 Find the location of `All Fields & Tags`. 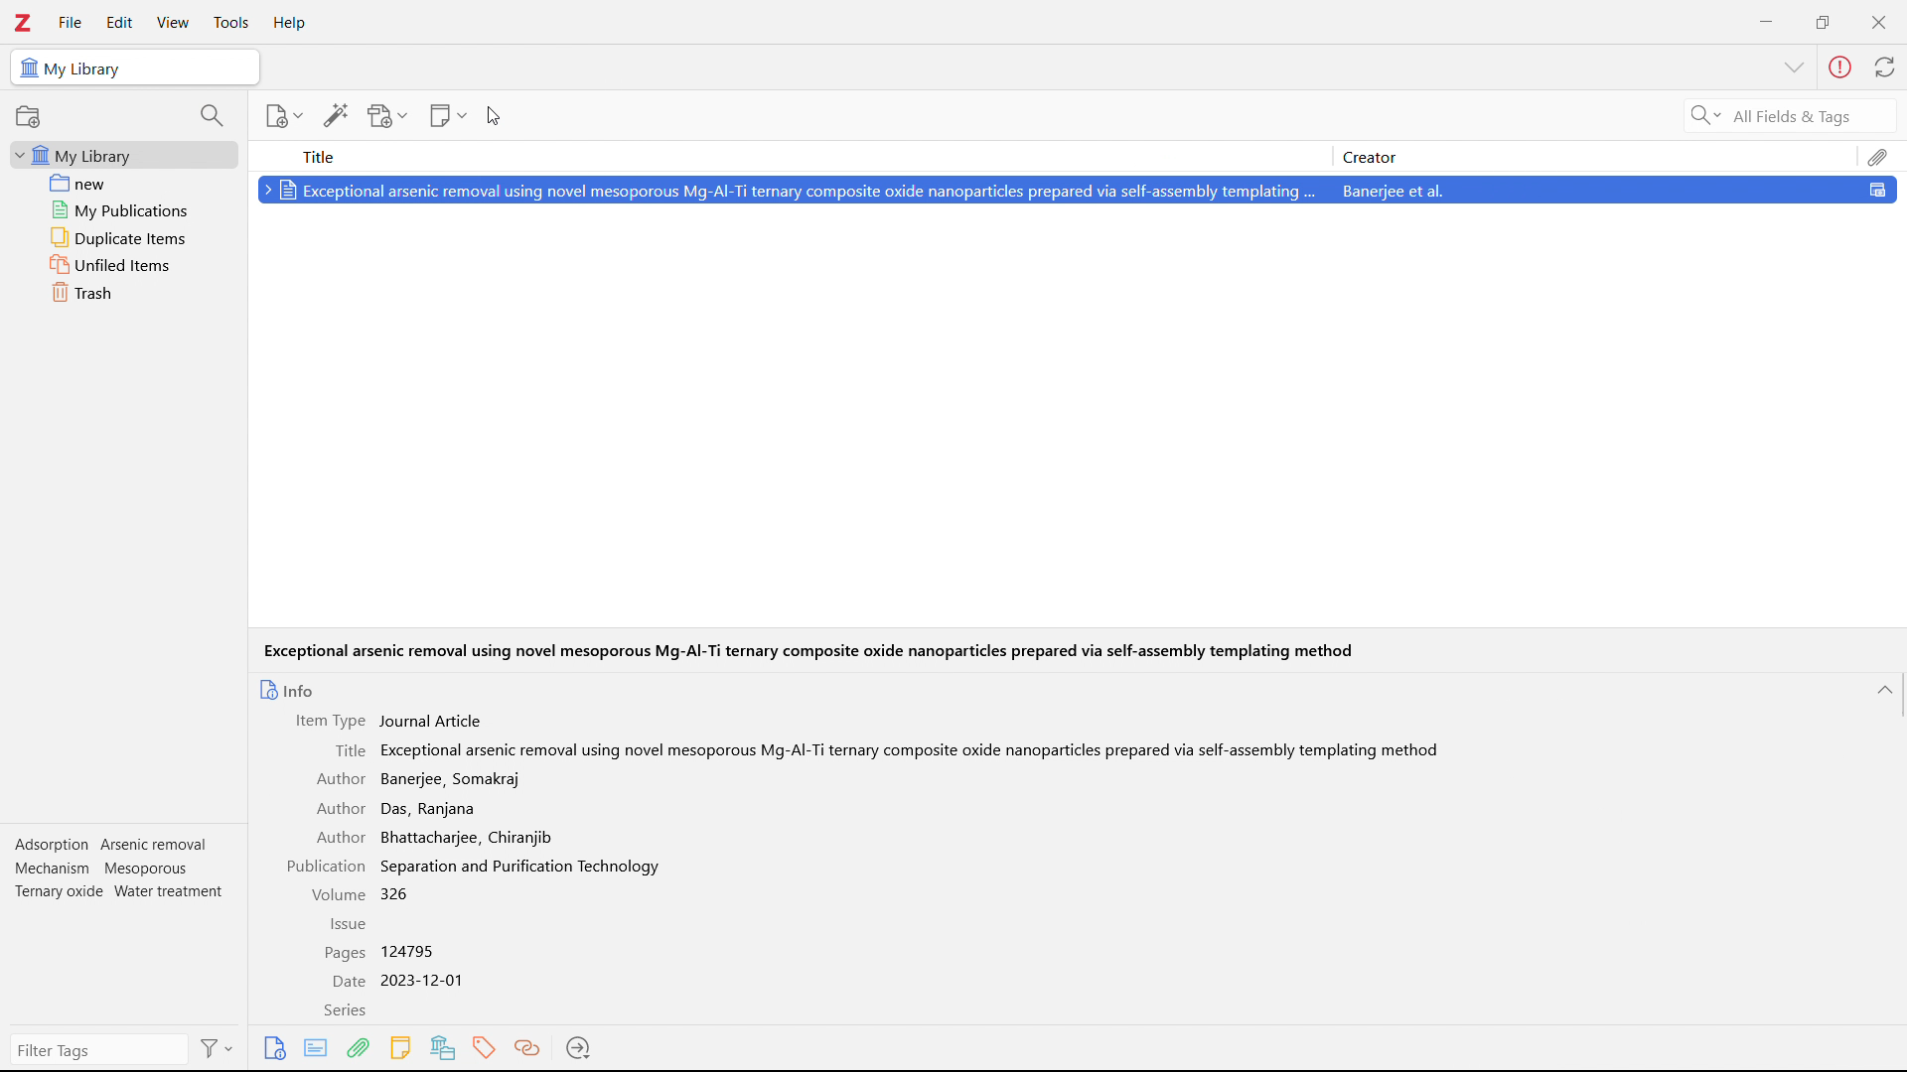

All Fields & Tags is located at coordinates (1775, 115).